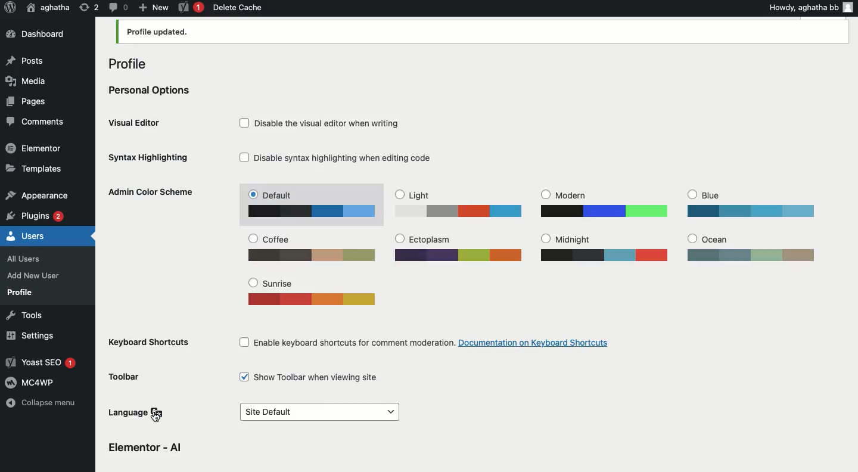  I want to click on MC4WP, so click(32, 381).